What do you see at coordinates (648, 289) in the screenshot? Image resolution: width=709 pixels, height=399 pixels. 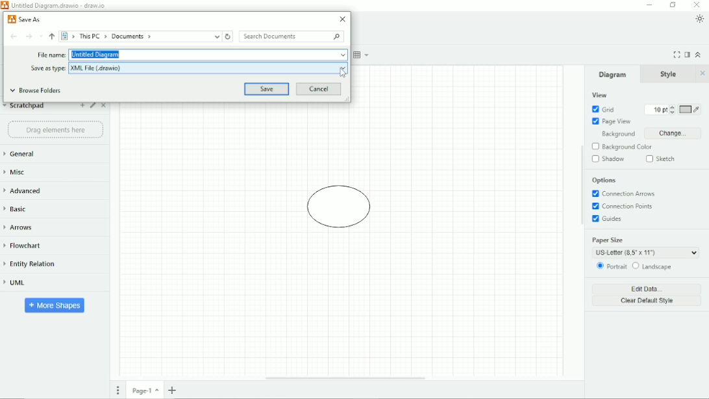 I see `Edit Data` at bounding box center [648, 289].